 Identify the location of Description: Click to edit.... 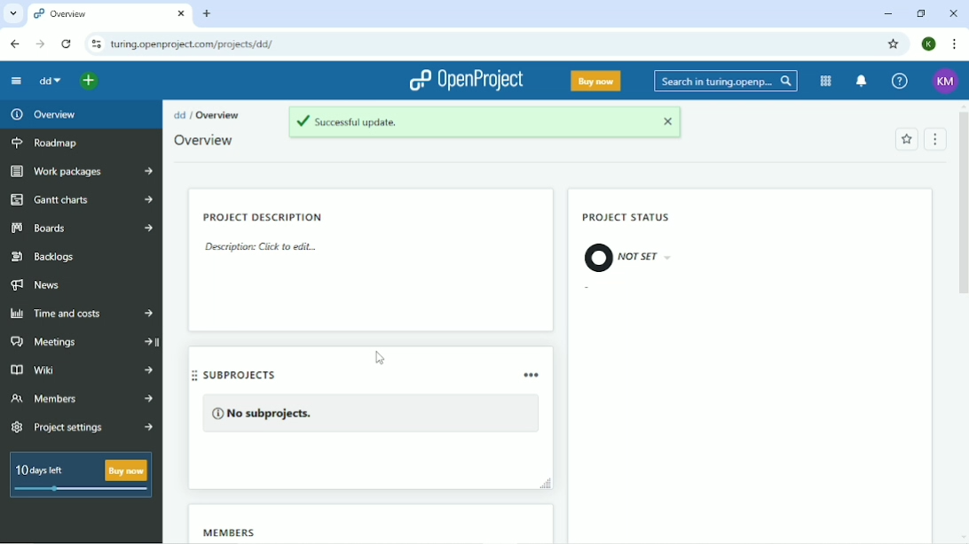
(260, 245).